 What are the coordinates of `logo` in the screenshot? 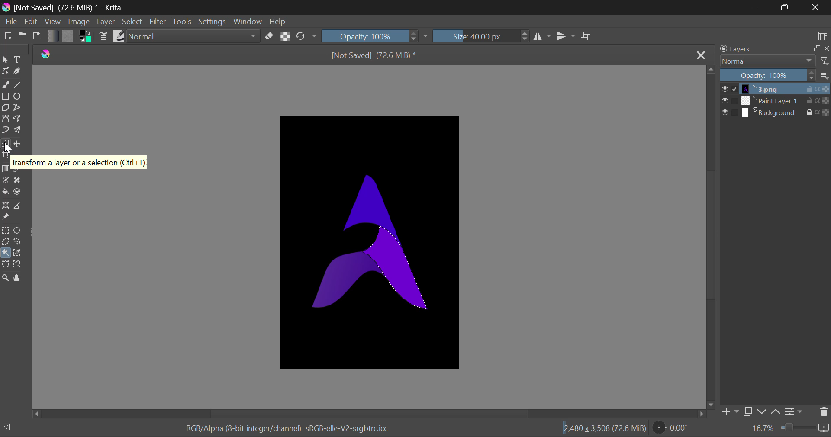 It's located at (48, 55).